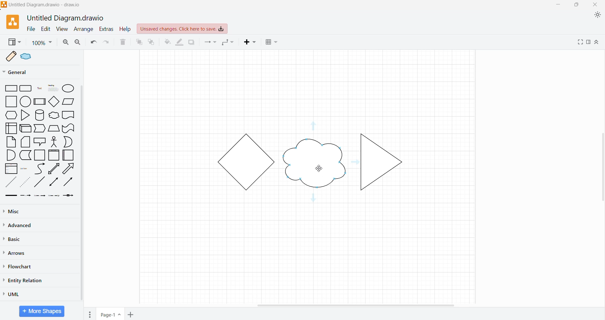 Image resolution: width=605 pixels, height=320 pixels. What do you see at coordinates (38, 142) in the screenshot?
I see `Shapes` at bounding box center [38, 142].